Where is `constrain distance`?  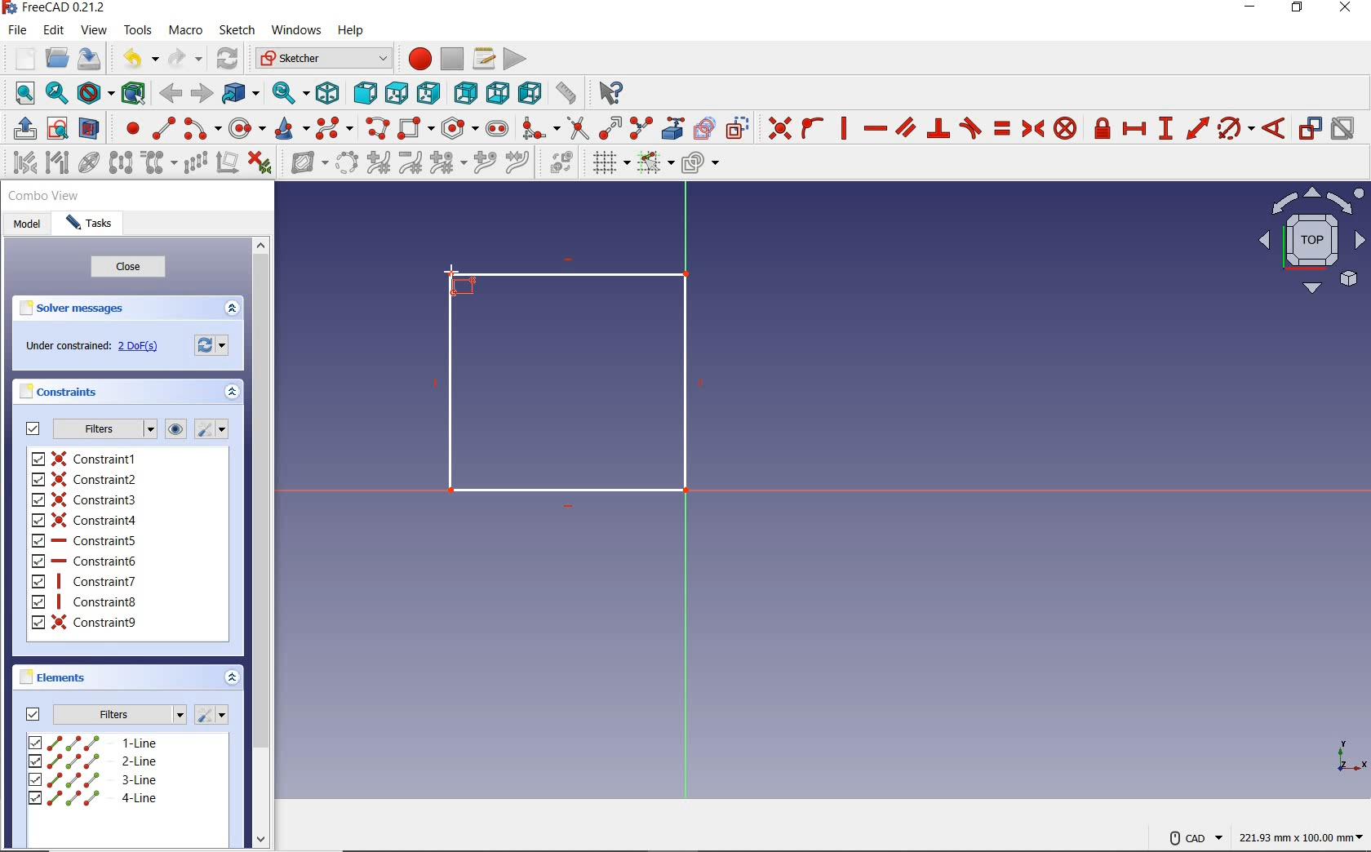 constrain distance is located at coordinates (1196, 128).